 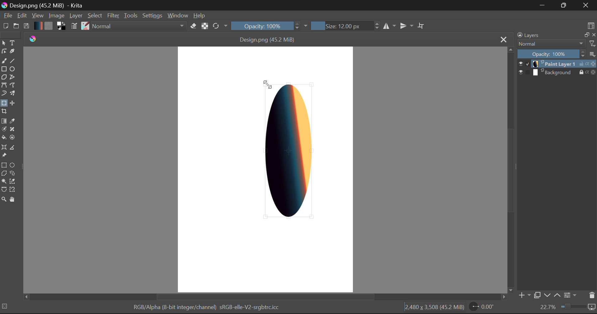 I want to click on Gradient Fill, so click(x=4, y=121).